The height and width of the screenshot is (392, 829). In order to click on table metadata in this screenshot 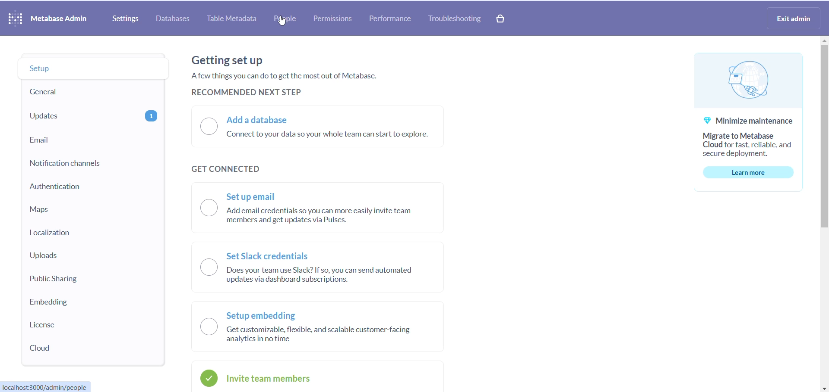, I will do `click(232, 18)`.